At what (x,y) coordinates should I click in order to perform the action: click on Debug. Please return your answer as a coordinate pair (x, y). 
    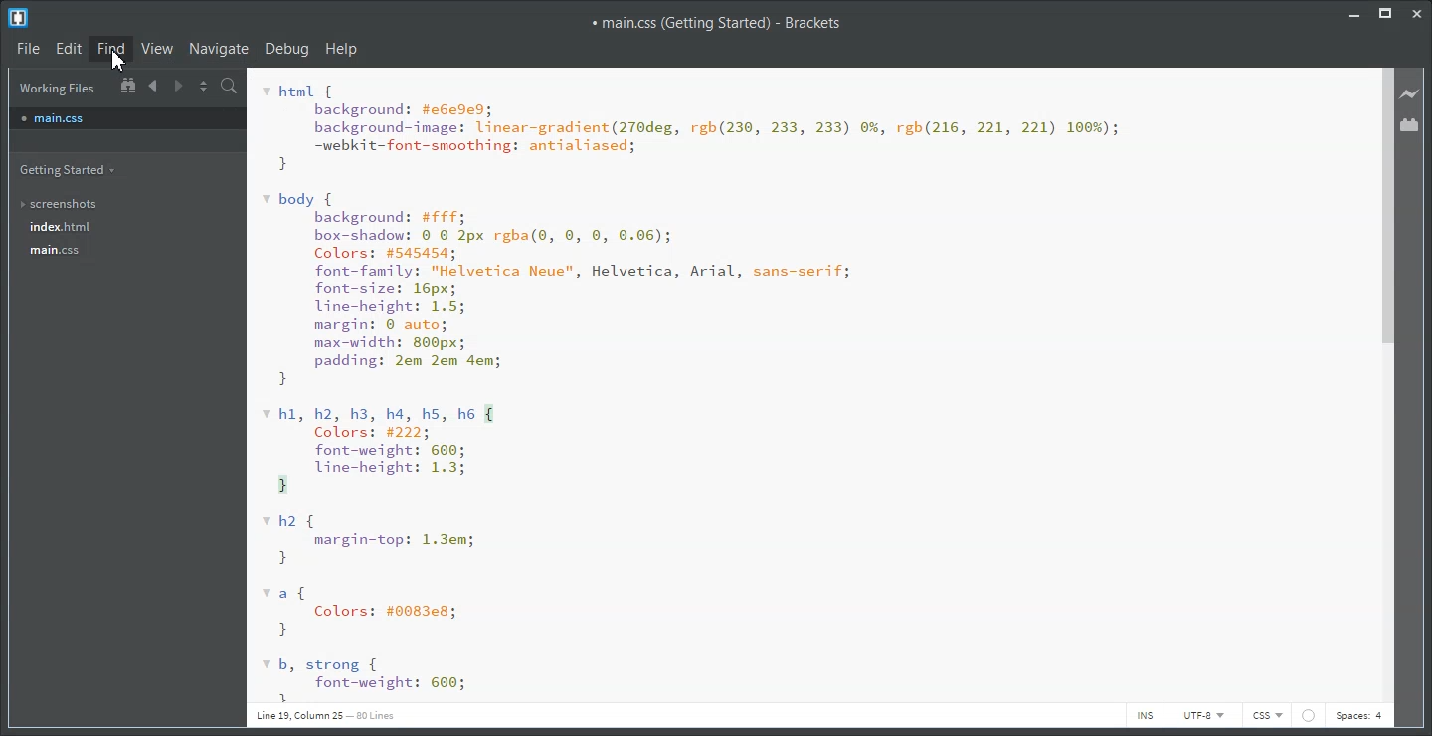
    Looking at the image, I should click on (287, 48).